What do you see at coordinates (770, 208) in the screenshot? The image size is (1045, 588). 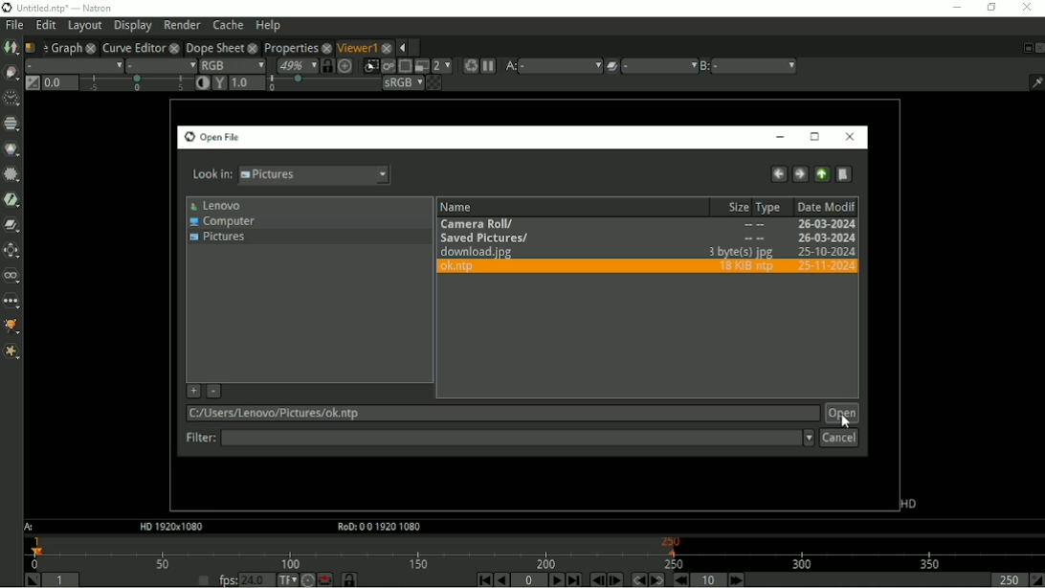 I see `Type` at bounding box center [770, 208].